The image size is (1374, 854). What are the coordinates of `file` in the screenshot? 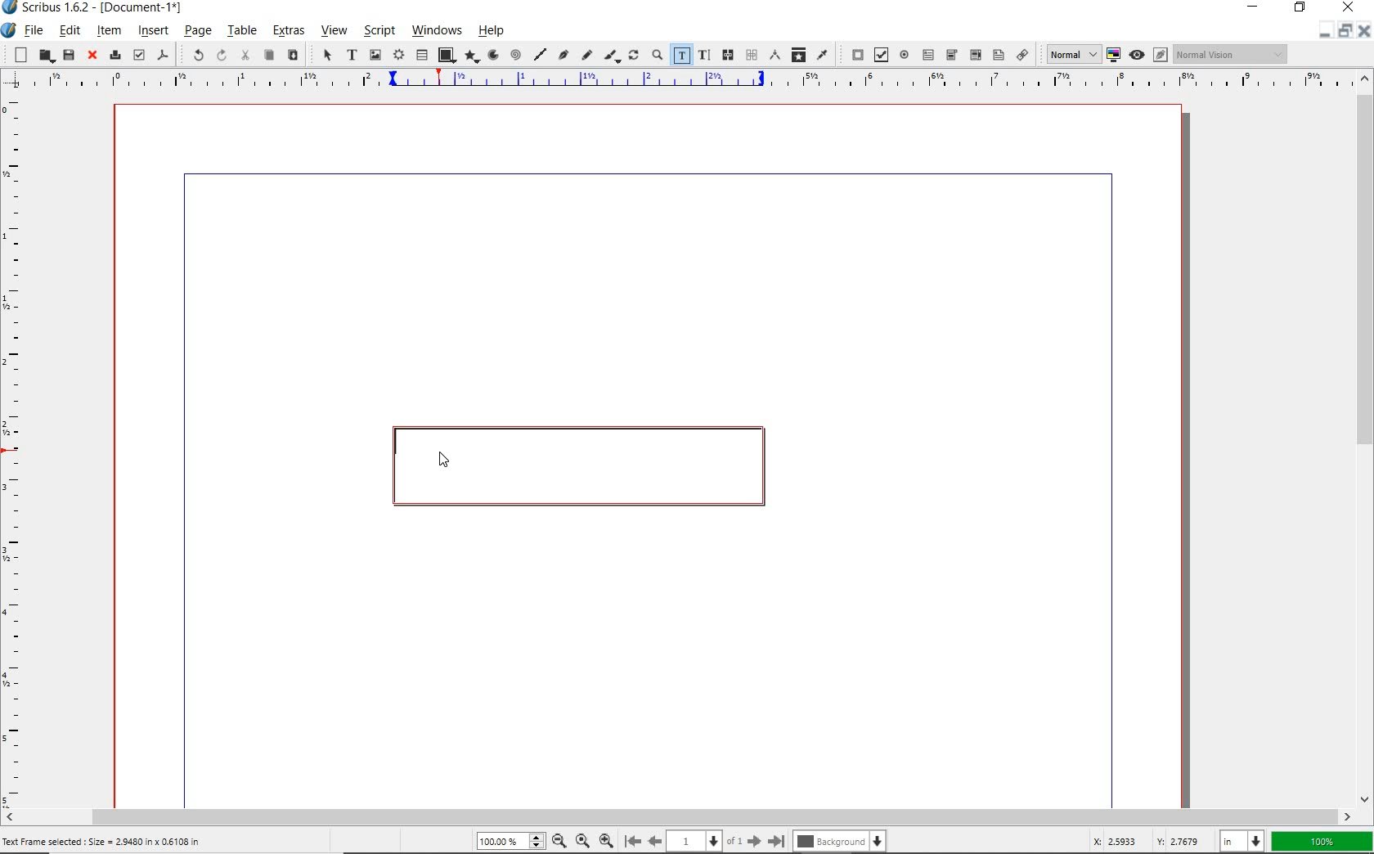 It's located at (34, 32).